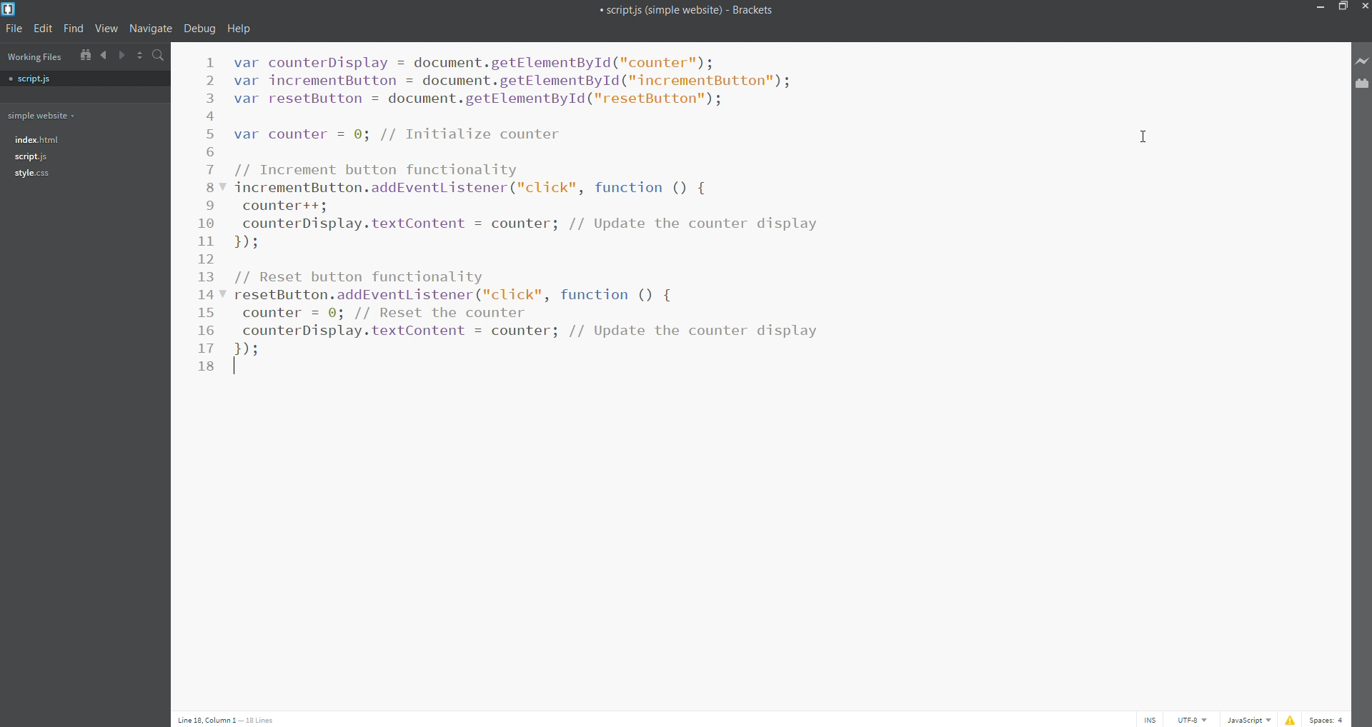 The width and height of the screenshot is (1372, 727). Describe the element at coordinates (1363, 6) in the screenshot. I see `close` at that location.